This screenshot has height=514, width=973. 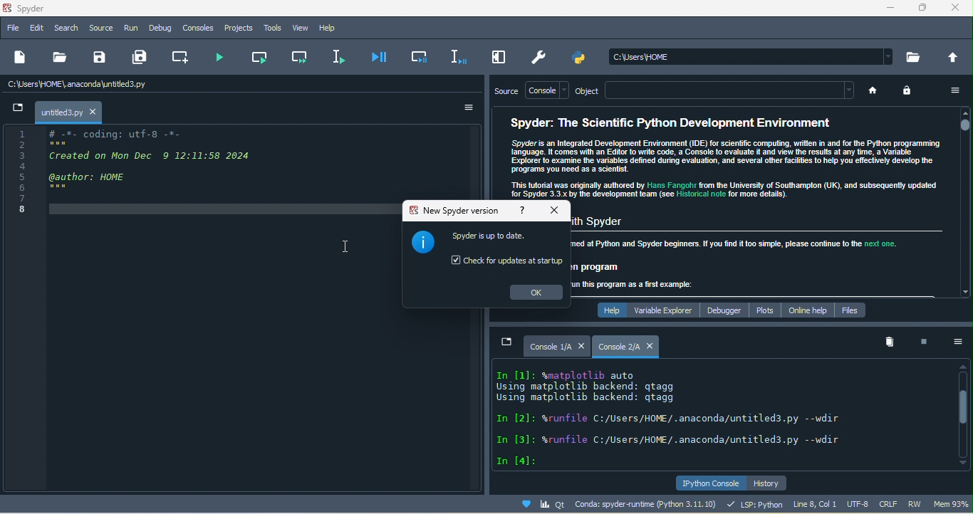 What do you see at coordinates (618, 347) in the screenshot?
I see `console 2/a` at bounding box center [618, 347].